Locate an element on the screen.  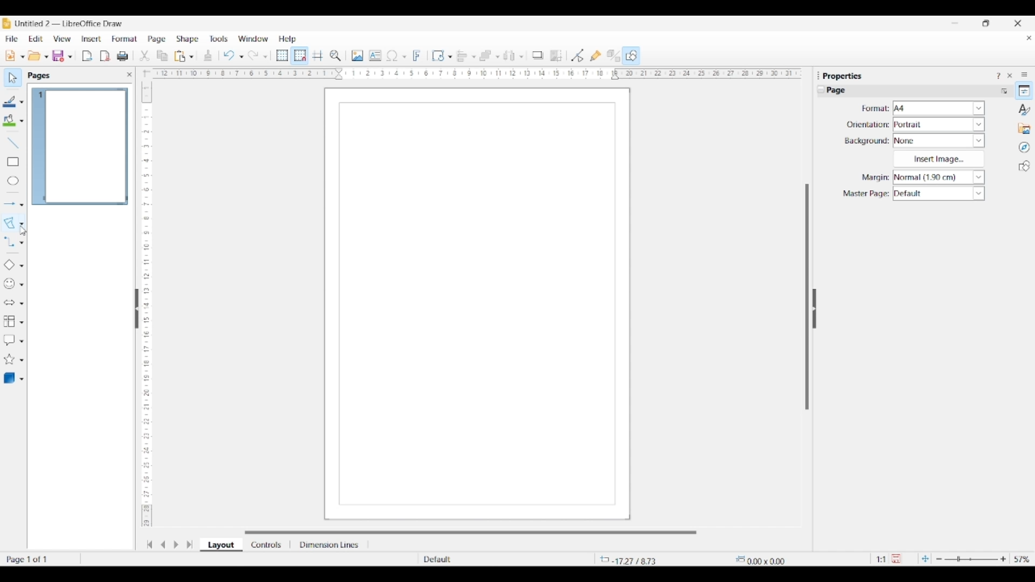
Close sidebar deck is located at coordinates (1010, 75).